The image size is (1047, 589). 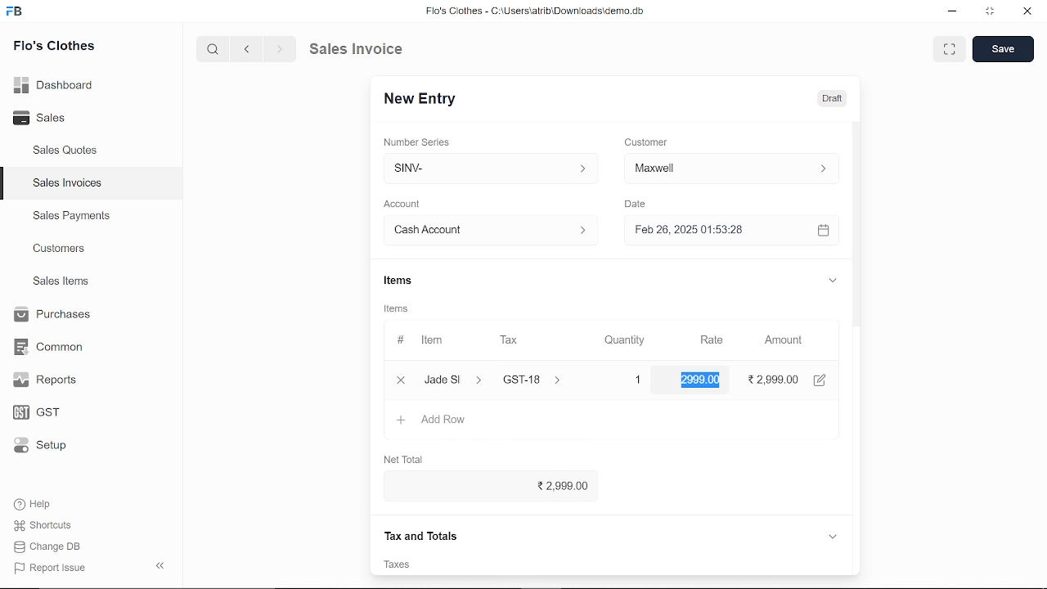 I want to click on 2,999.00, so click(x=775, y=379).